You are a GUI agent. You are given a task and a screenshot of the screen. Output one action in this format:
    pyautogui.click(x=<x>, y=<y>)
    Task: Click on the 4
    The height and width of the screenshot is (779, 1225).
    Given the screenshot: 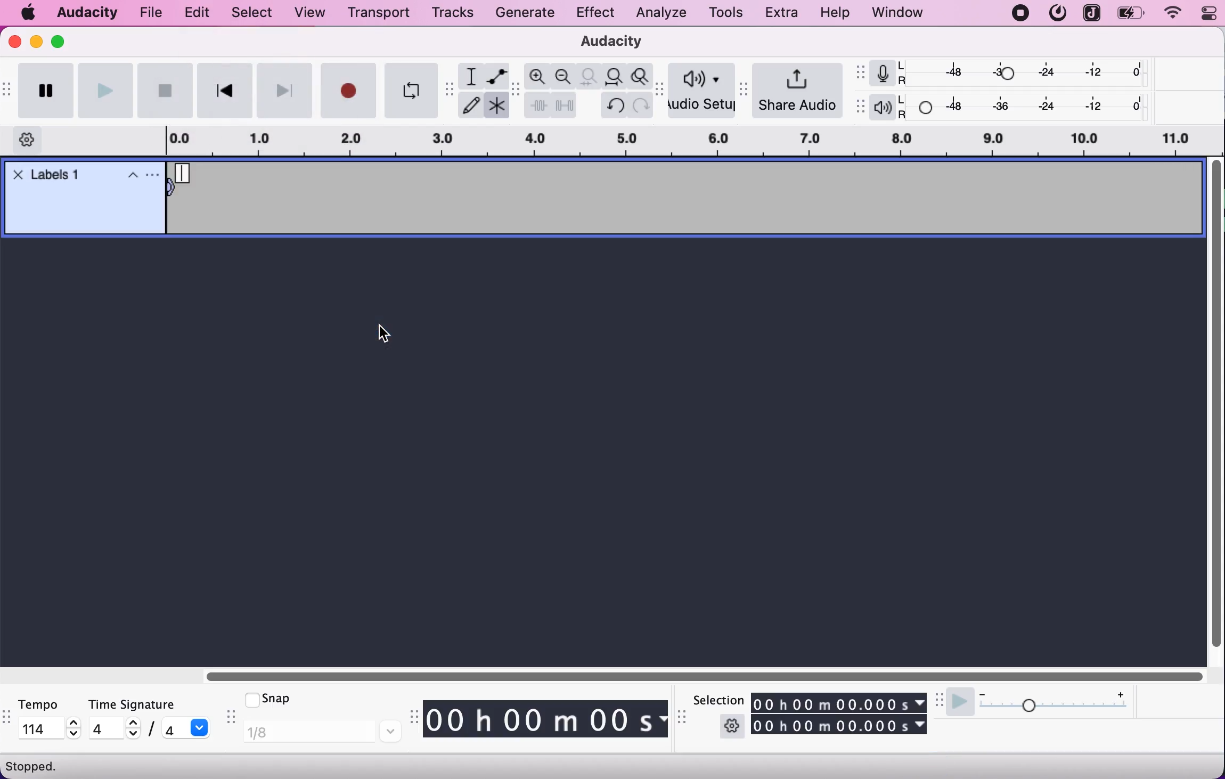 What is the action you would take?
    pyautogui.click(x=173, y=728)
    